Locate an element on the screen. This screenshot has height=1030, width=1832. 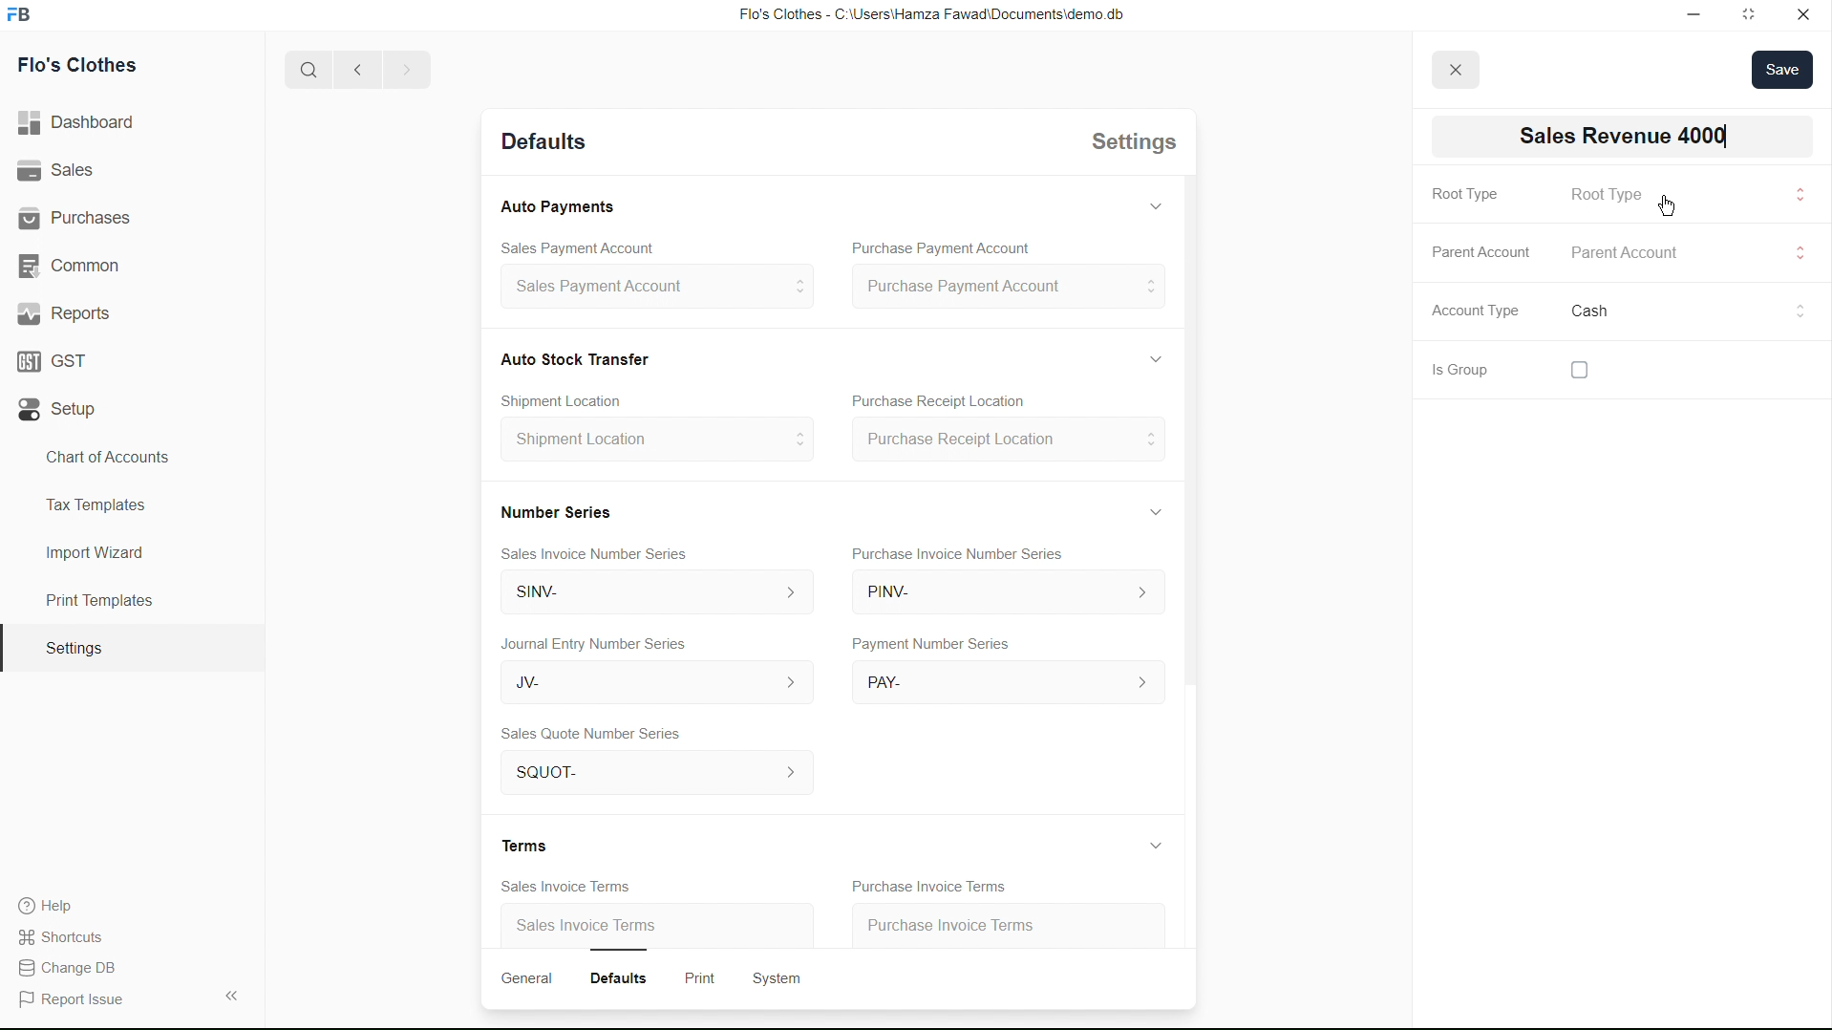
Search is located at coordinates (302, 70).